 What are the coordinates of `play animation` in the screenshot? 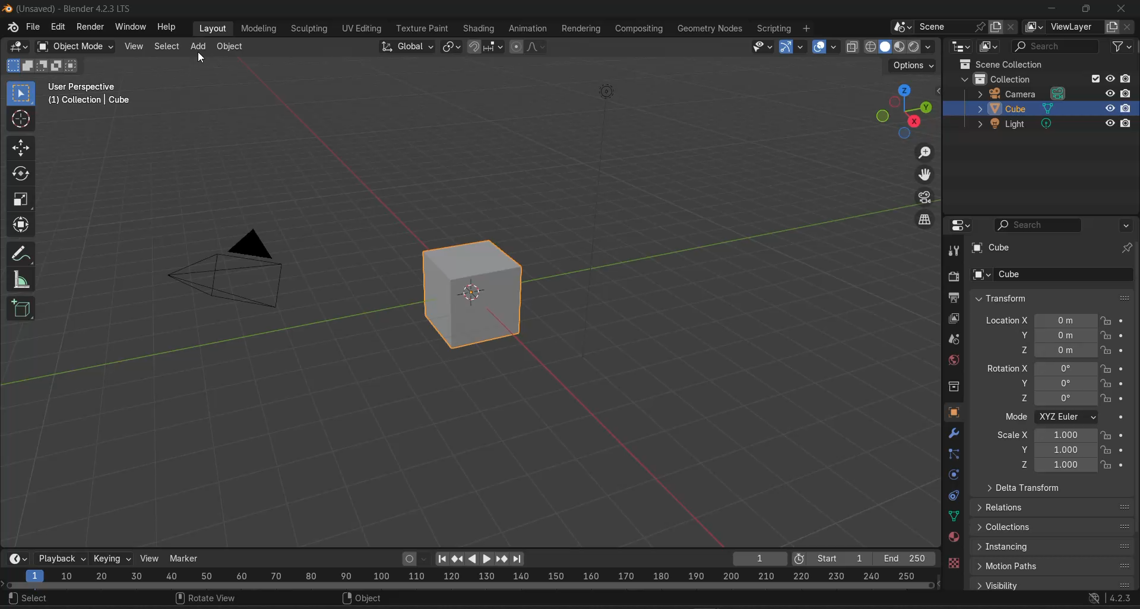 It's located at (479, 559).